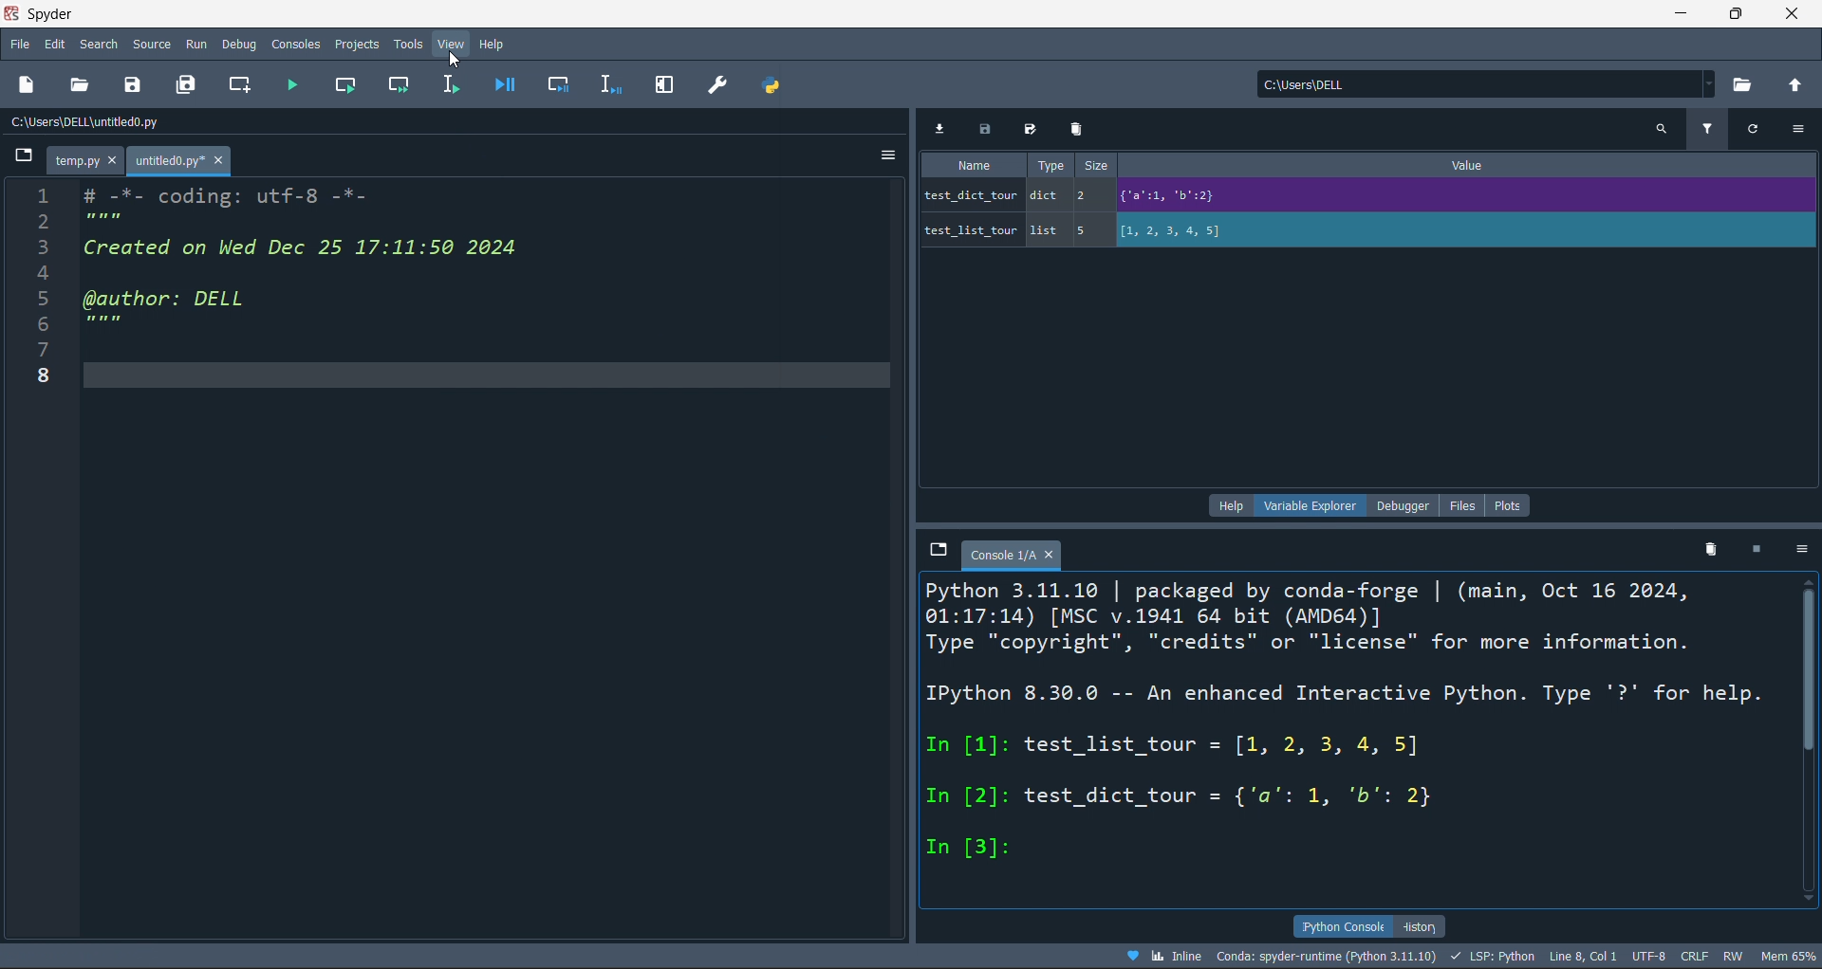 Image resolution: width=1822 pixels, height=969 pixels. Describe the element at coordinates (1708, 550) in the screenshot. I see `delete` at that location.